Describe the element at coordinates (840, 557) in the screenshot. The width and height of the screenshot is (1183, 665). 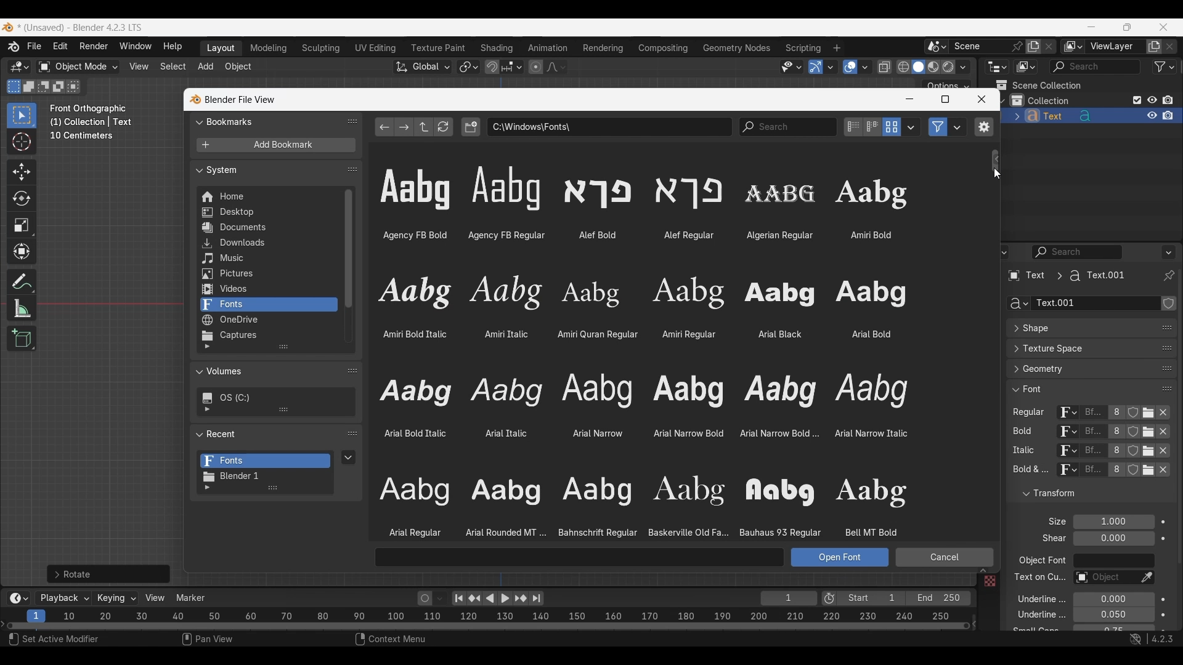
I see `Open selected font in Text object` at that location.